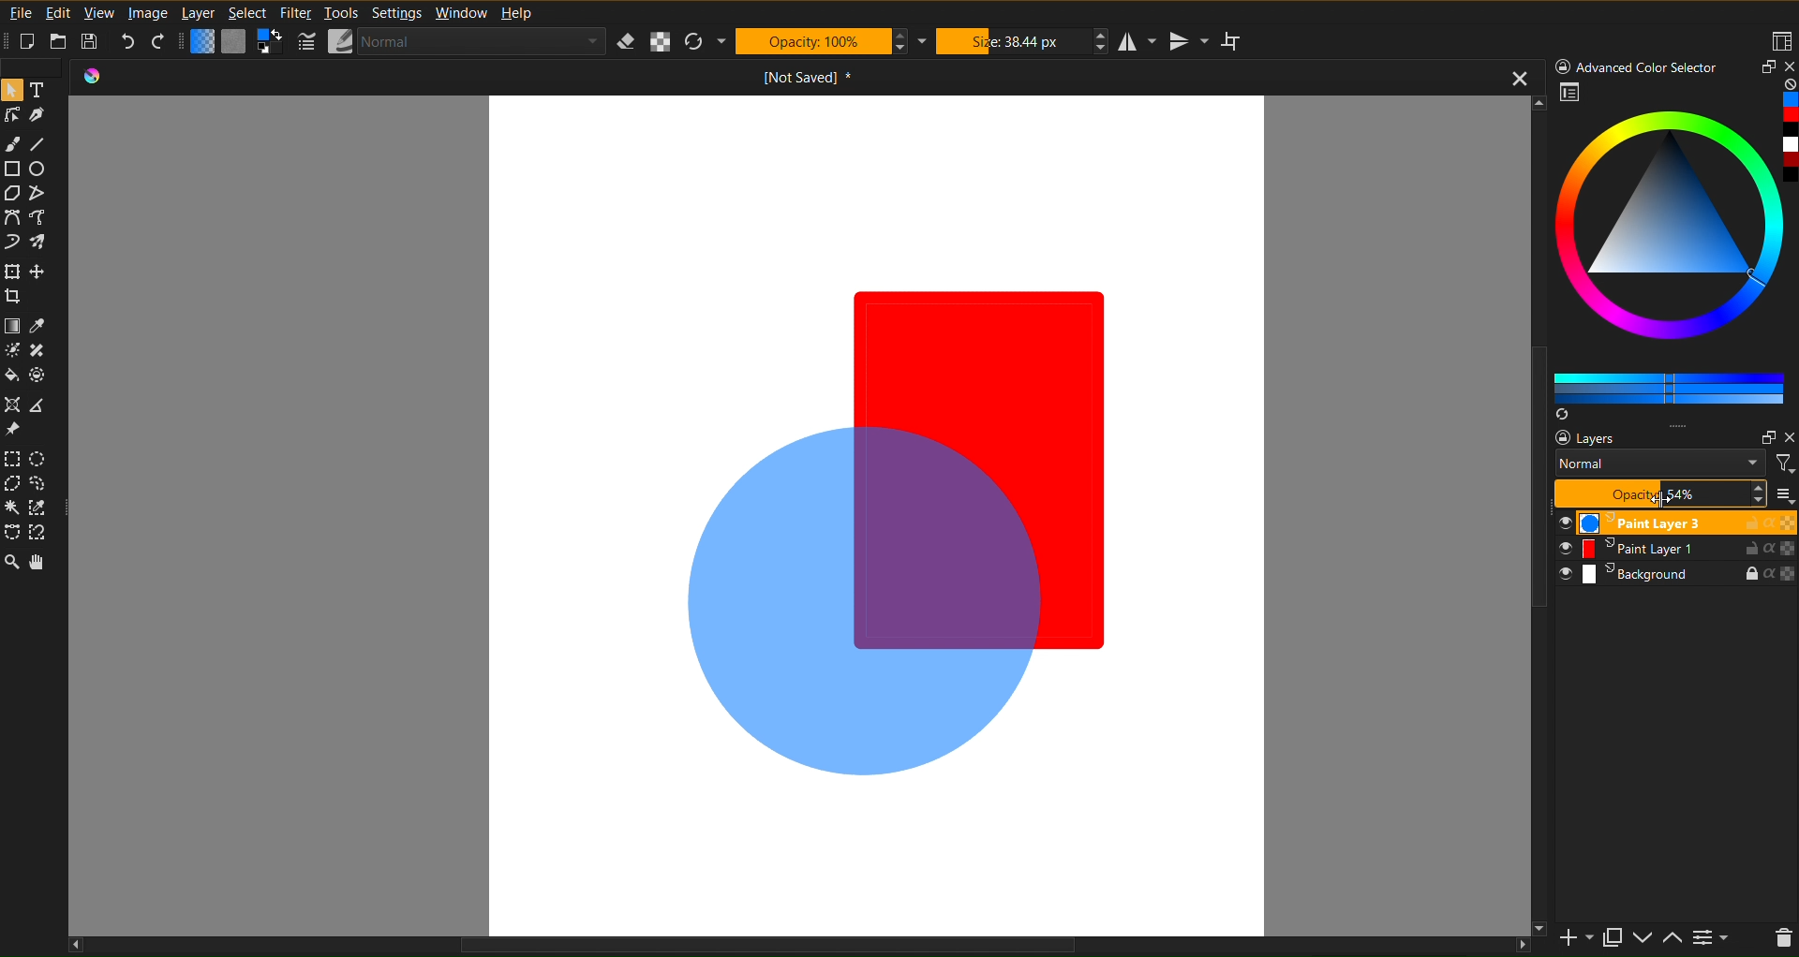  Describe the element at coordinates (1675, 253) in the screenshot. I see `Advanced Color Selector` at that location.